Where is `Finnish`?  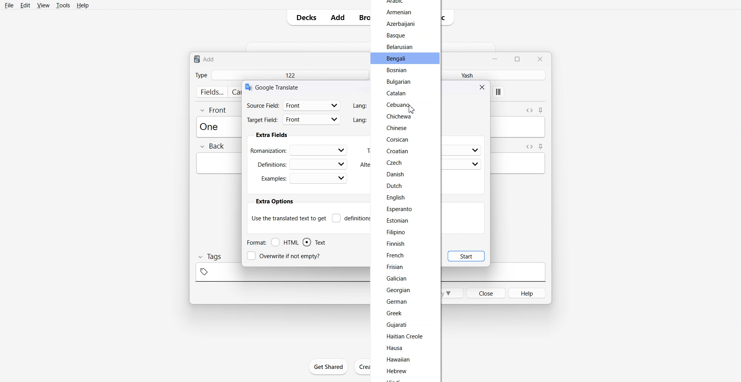 Finnish is located at coordinates (395, 244).